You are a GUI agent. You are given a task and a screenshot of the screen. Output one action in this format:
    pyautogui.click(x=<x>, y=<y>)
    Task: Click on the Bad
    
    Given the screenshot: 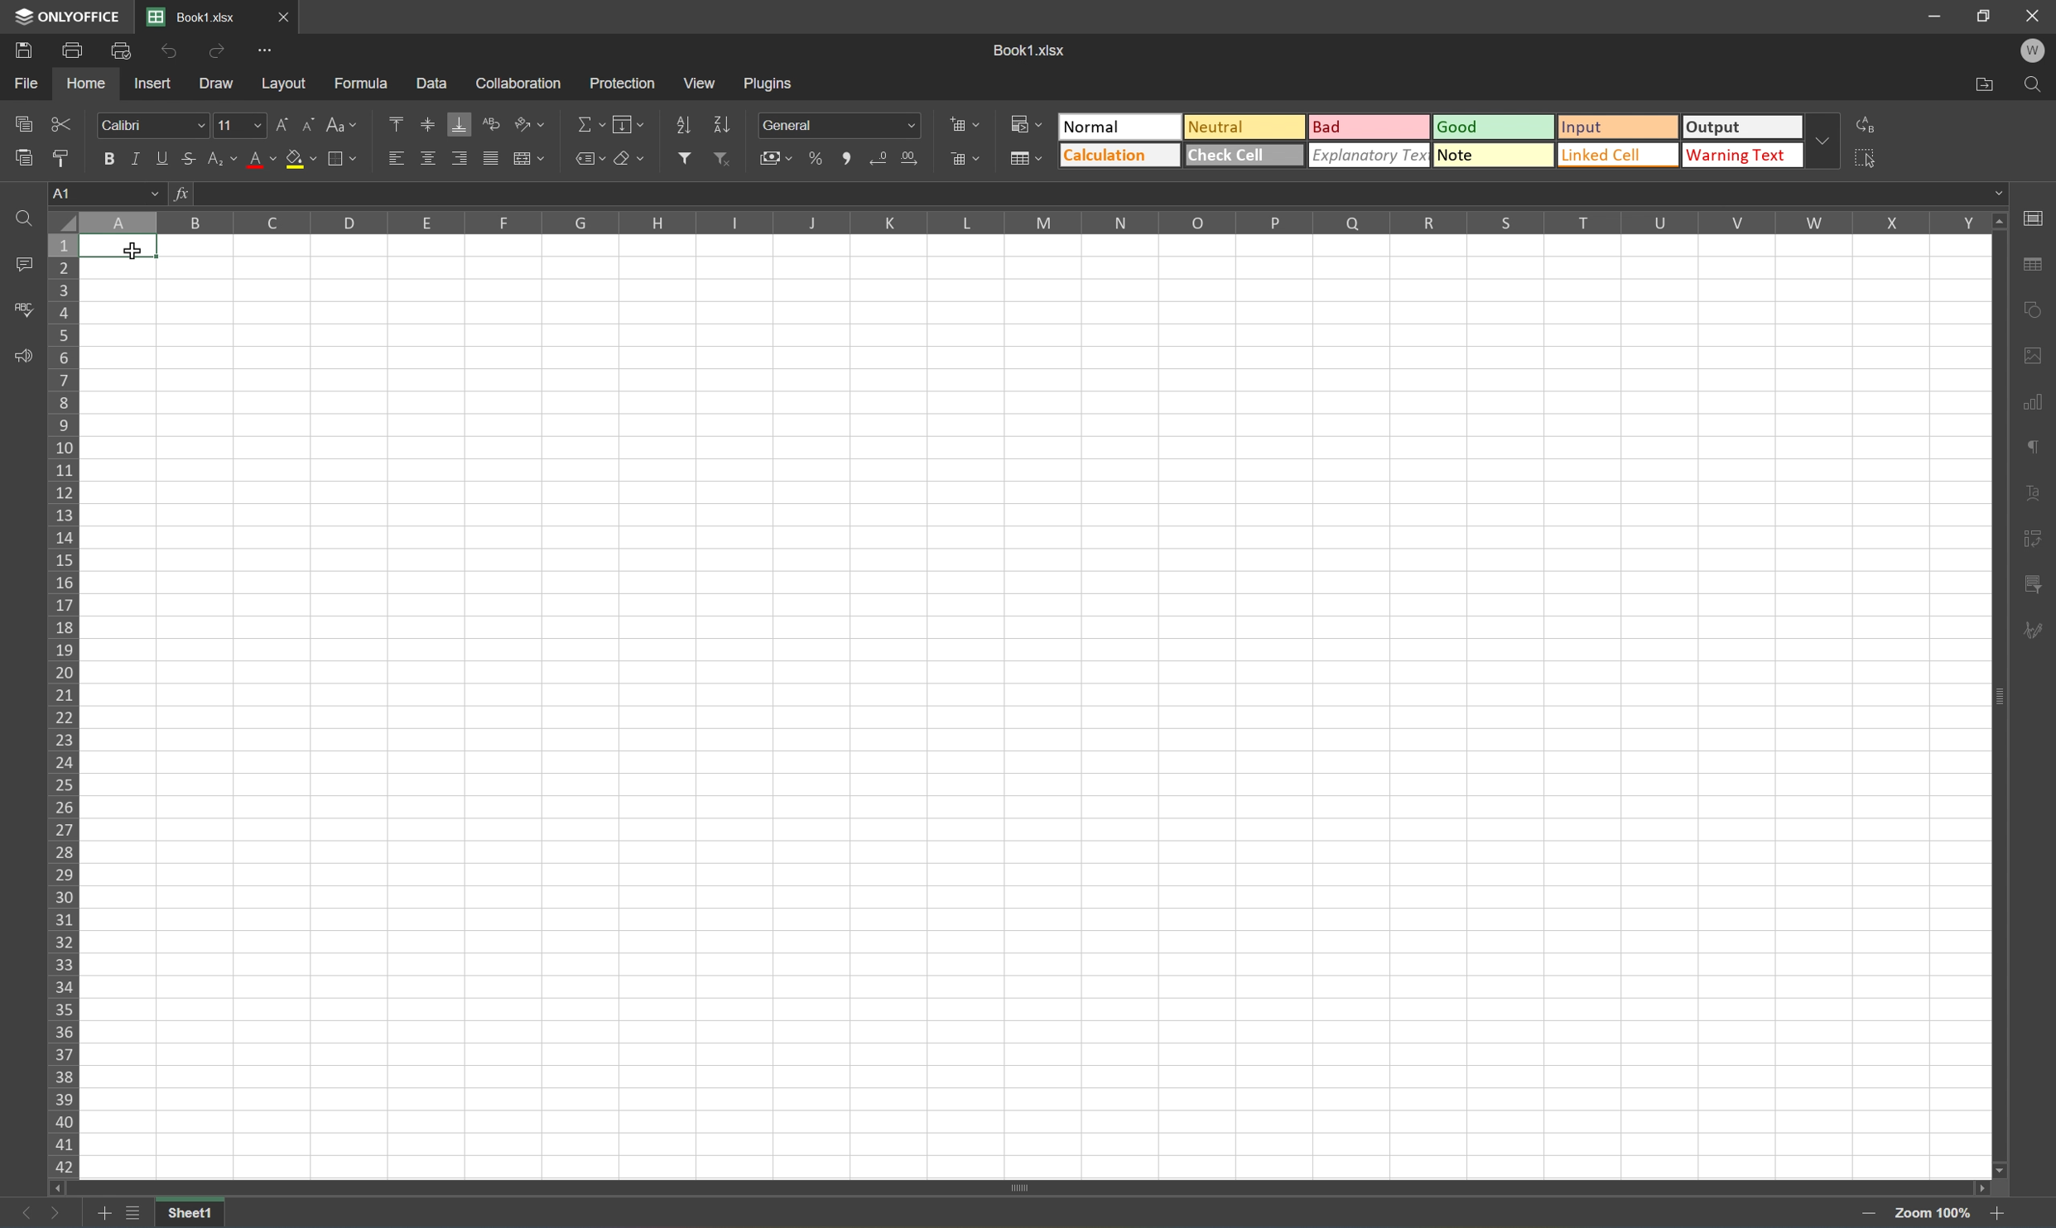 What is the action you would take?
    pyautogui.click(x=1370, y=128)
    